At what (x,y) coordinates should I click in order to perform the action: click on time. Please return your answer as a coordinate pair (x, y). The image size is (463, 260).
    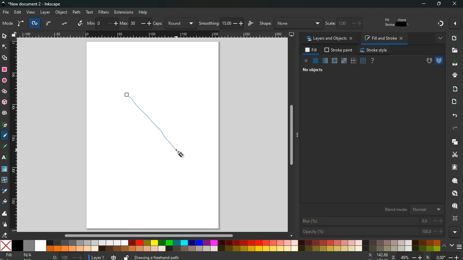
    Looking at the image, I should click on (114, 257).